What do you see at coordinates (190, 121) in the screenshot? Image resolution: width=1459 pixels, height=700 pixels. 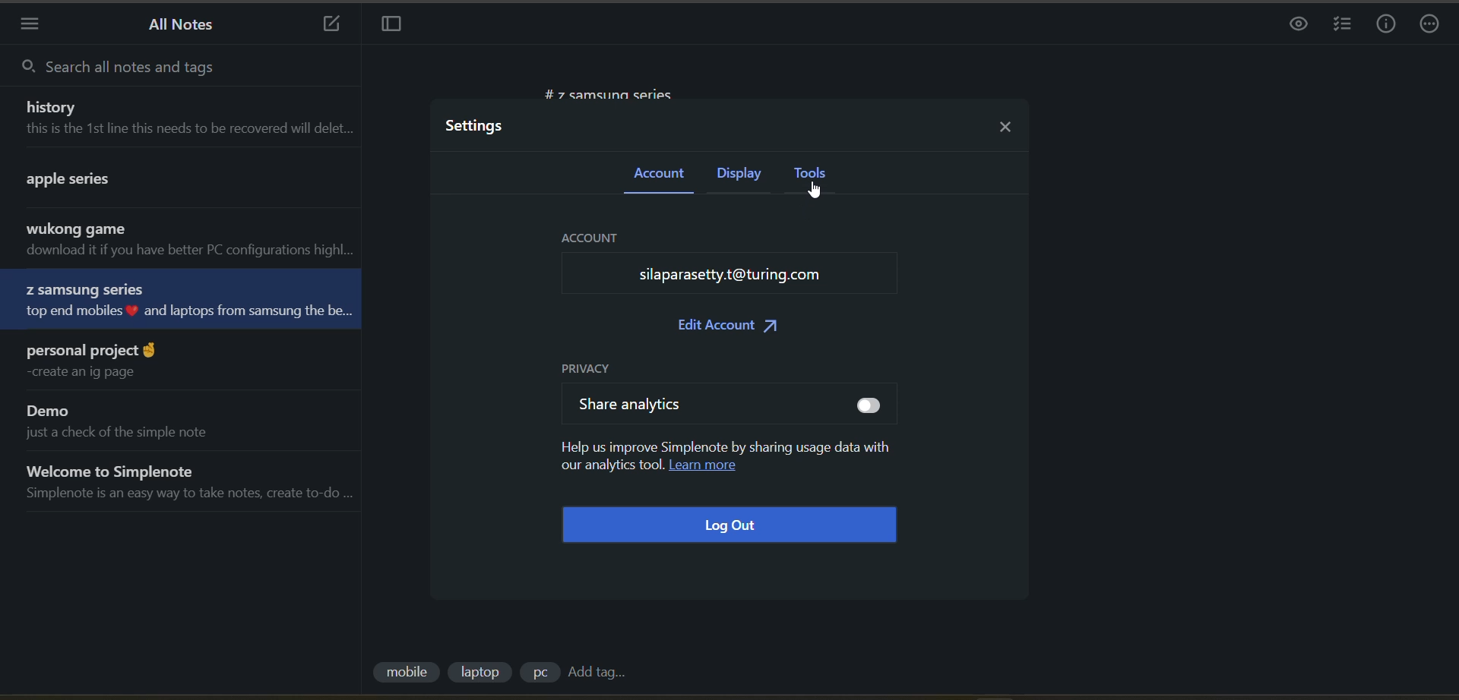 I see `note title and preview` at bounding box center [190, 121].